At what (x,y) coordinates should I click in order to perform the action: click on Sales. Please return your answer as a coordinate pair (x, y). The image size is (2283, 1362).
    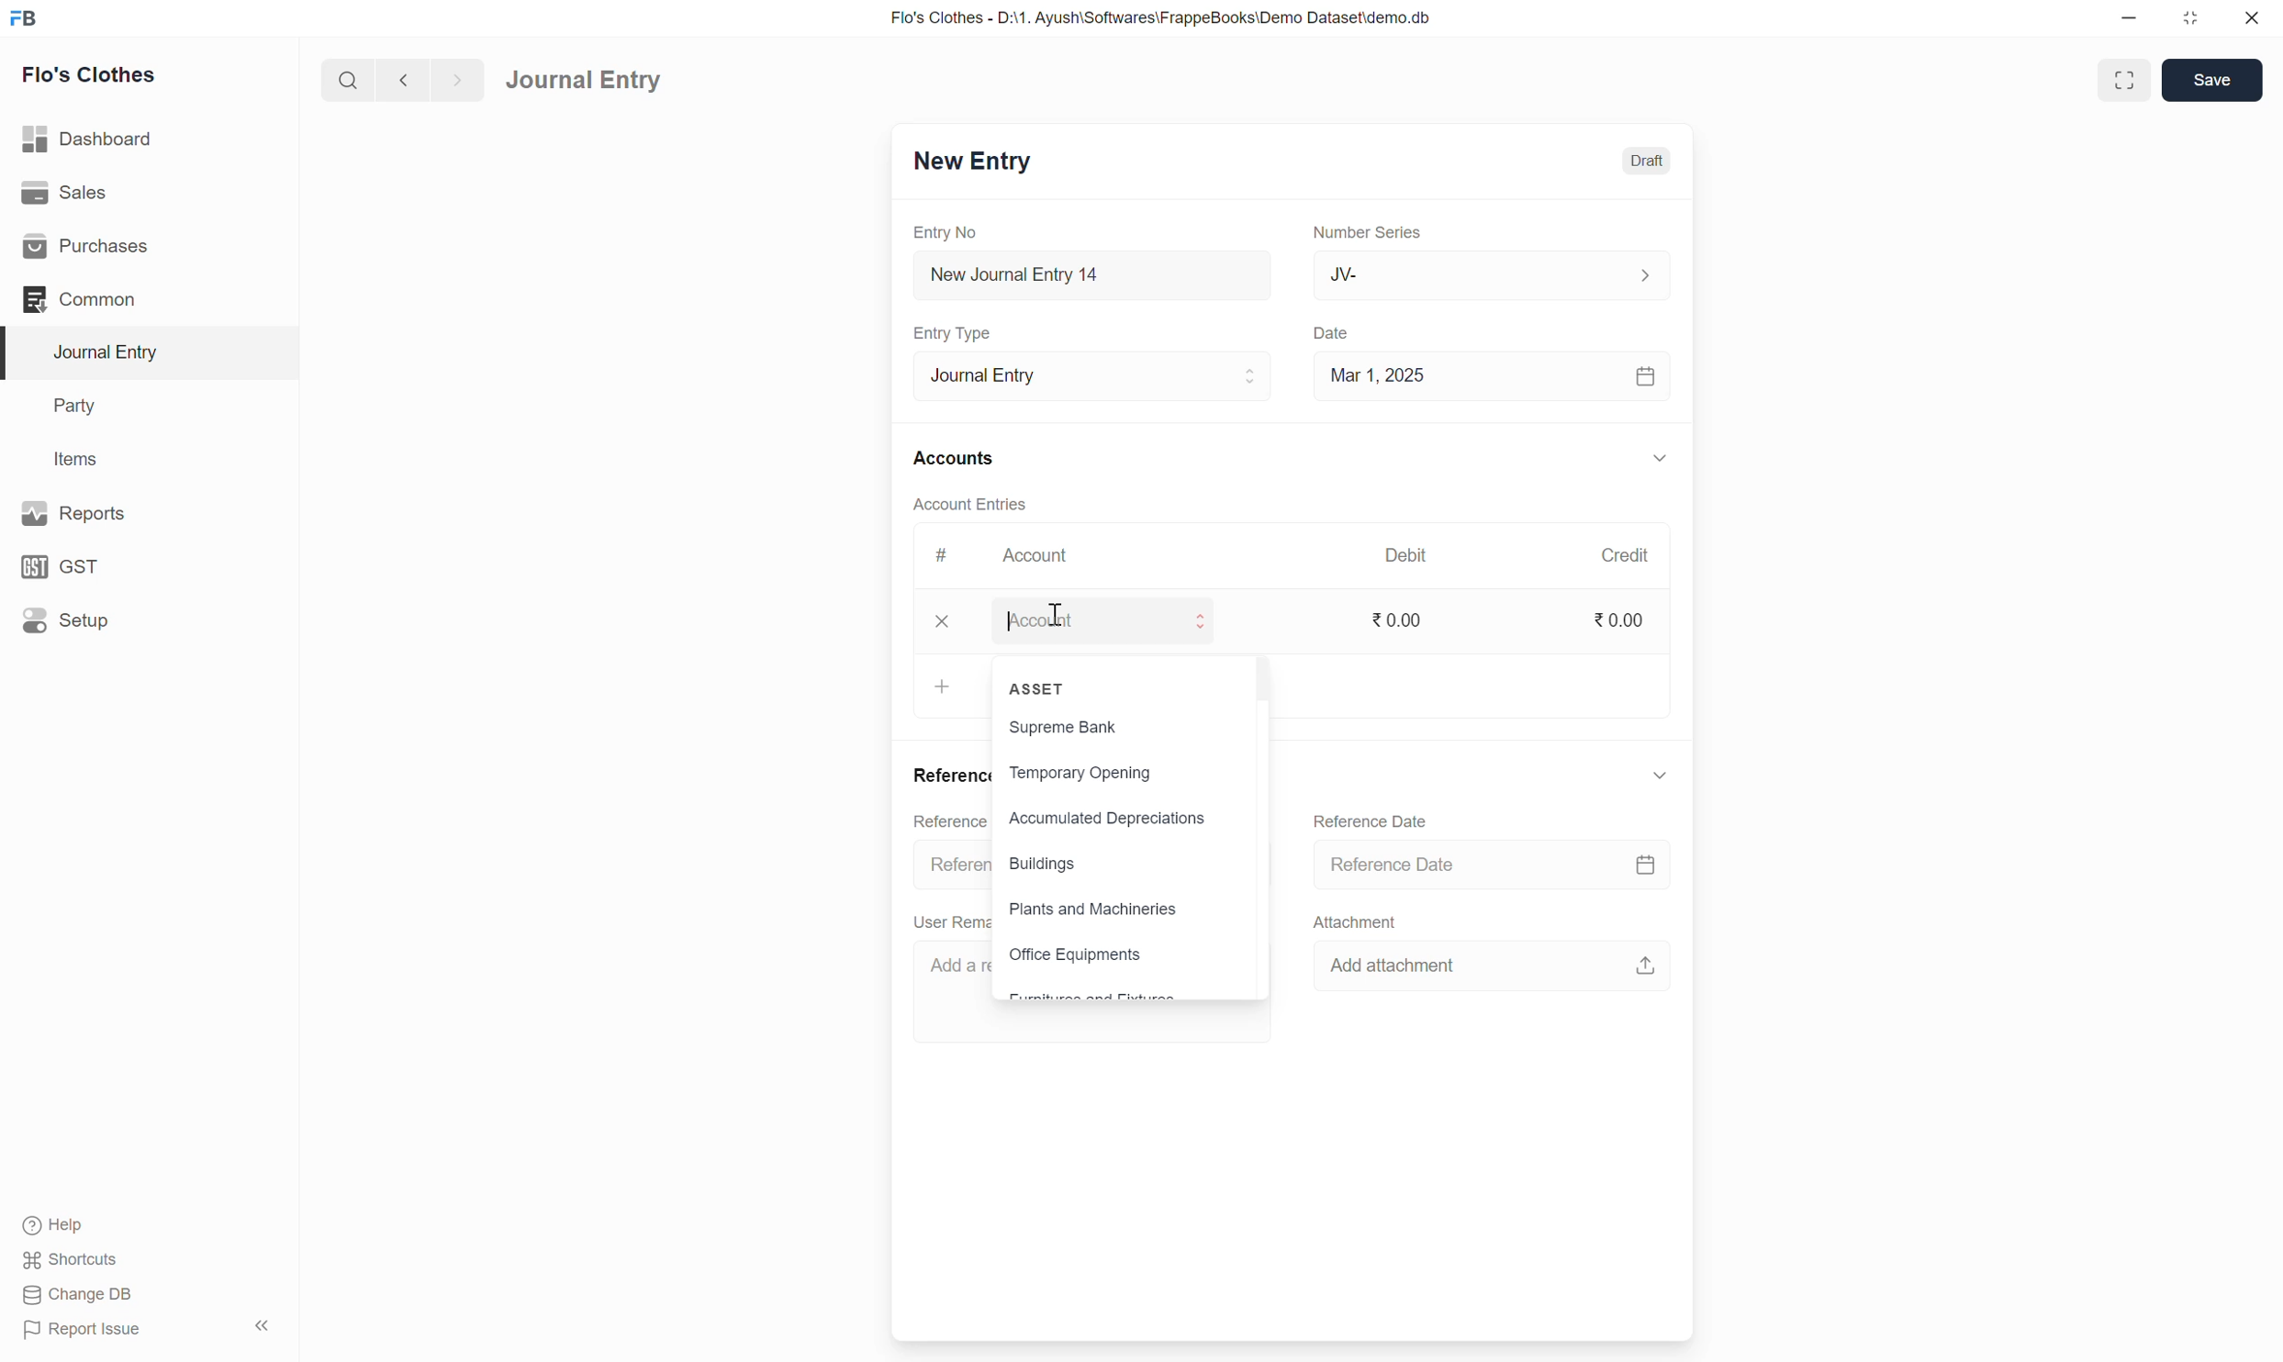
    Looking at the image, I should click on (63, 190).